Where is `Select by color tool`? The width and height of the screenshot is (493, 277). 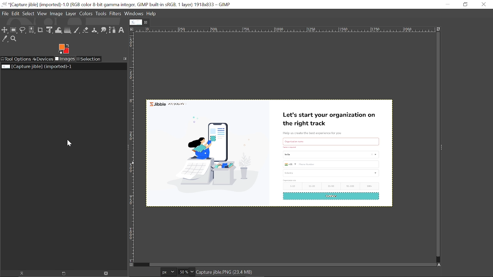
Select by color tool is located at coordinates (31, 30).